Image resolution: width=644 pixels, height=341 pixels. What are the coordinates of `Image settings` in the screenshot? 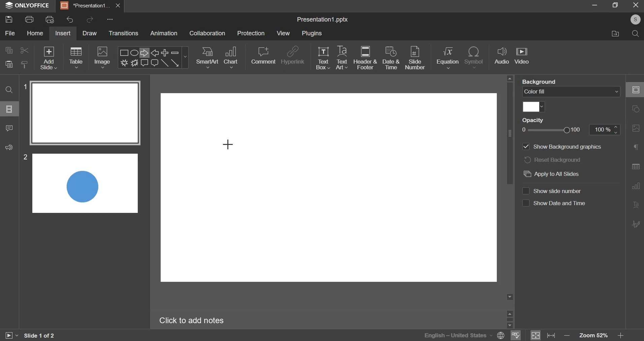 It's located at (636, 128).